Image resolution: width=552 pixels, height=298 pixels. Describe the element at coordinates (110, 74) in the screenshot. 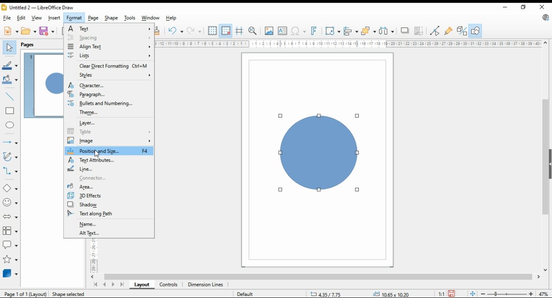

I see `styles` at that location.